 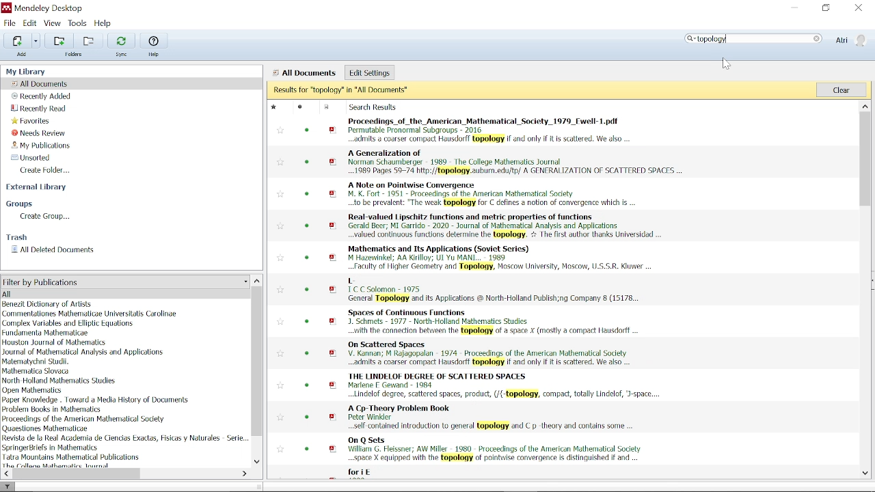 What do you see at coordinates (42, 146) in the screenshot?
I see `My publications` at bounding box center [42, 146].